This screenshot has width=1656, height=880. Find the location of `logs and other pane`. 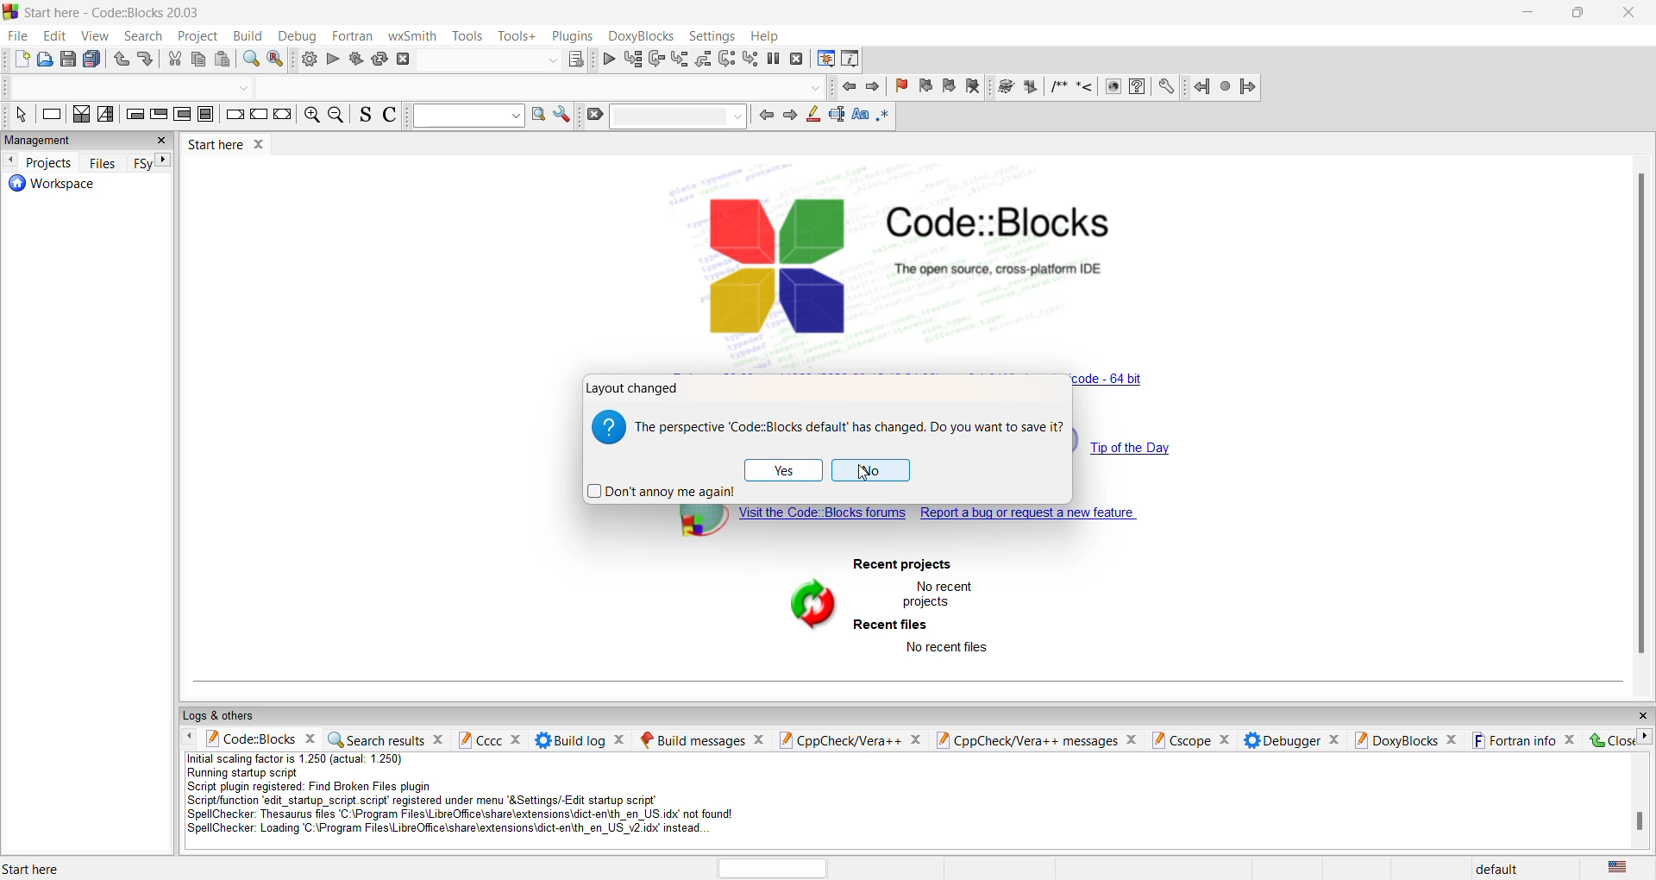

logs and other pane is located at coordinates (914, 713).